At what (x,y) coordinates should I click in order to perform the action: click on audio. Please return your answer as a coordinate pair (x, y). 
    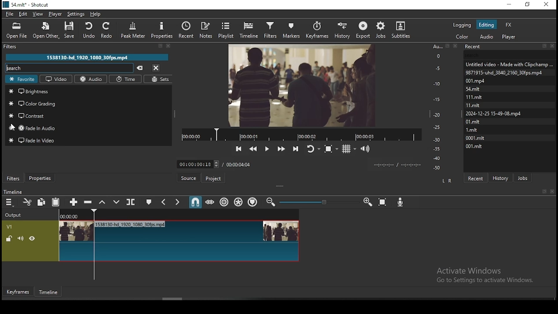
    Looking at the image, I should click on (487, 38).